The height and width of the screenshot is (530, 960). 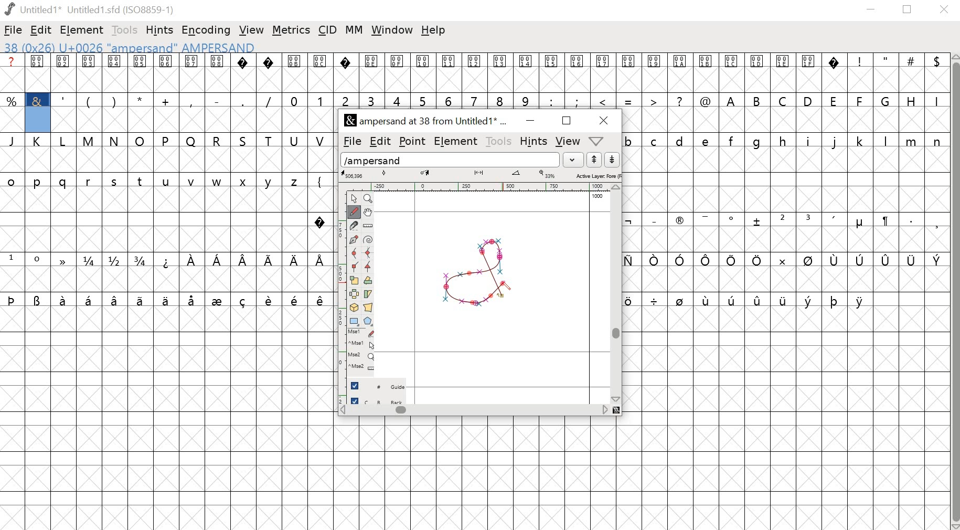 I want to click on R, so click(x=217, y=139).